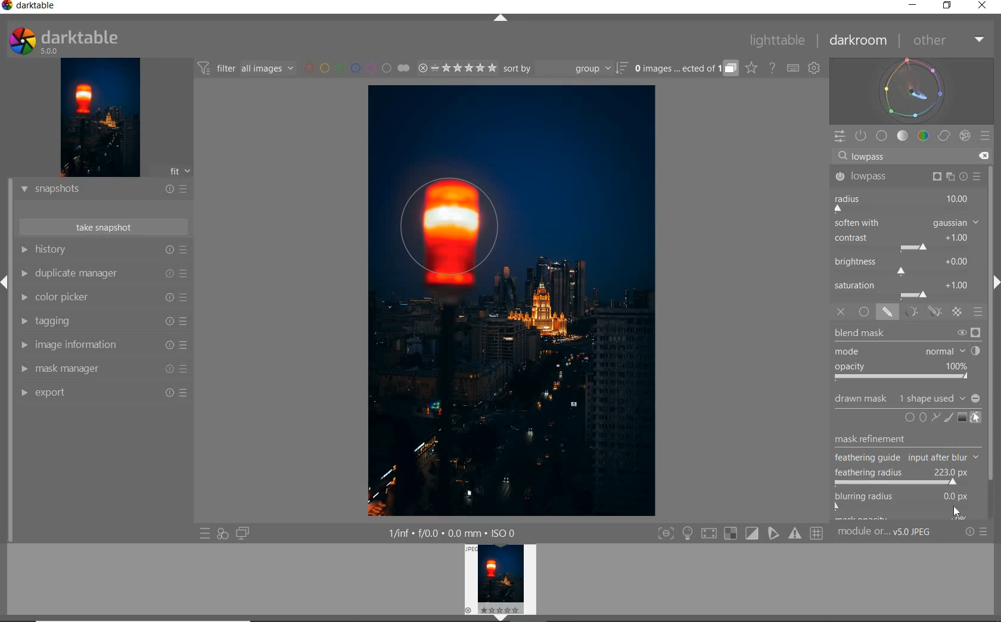  Describe the element at coordinates (901, 496) in the screenshot. I see `blurring radius` at that location.